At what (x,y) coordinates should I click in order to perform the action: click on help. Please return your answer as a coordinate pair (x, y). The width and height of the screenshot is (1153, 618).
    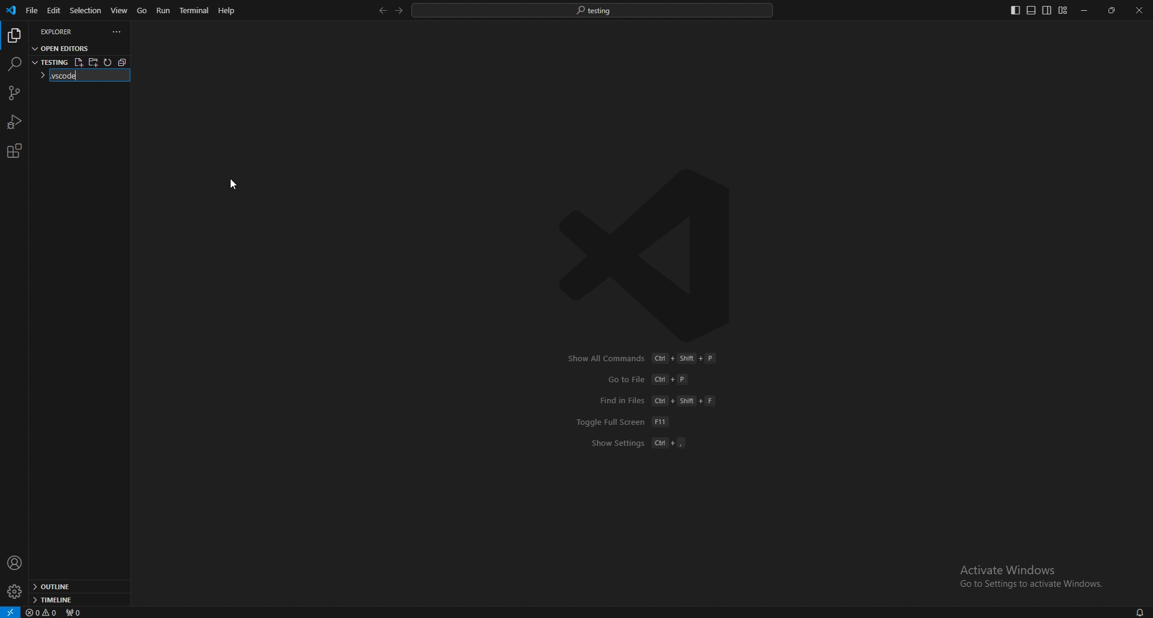
    Looking at the image, I should click on (227, 10).